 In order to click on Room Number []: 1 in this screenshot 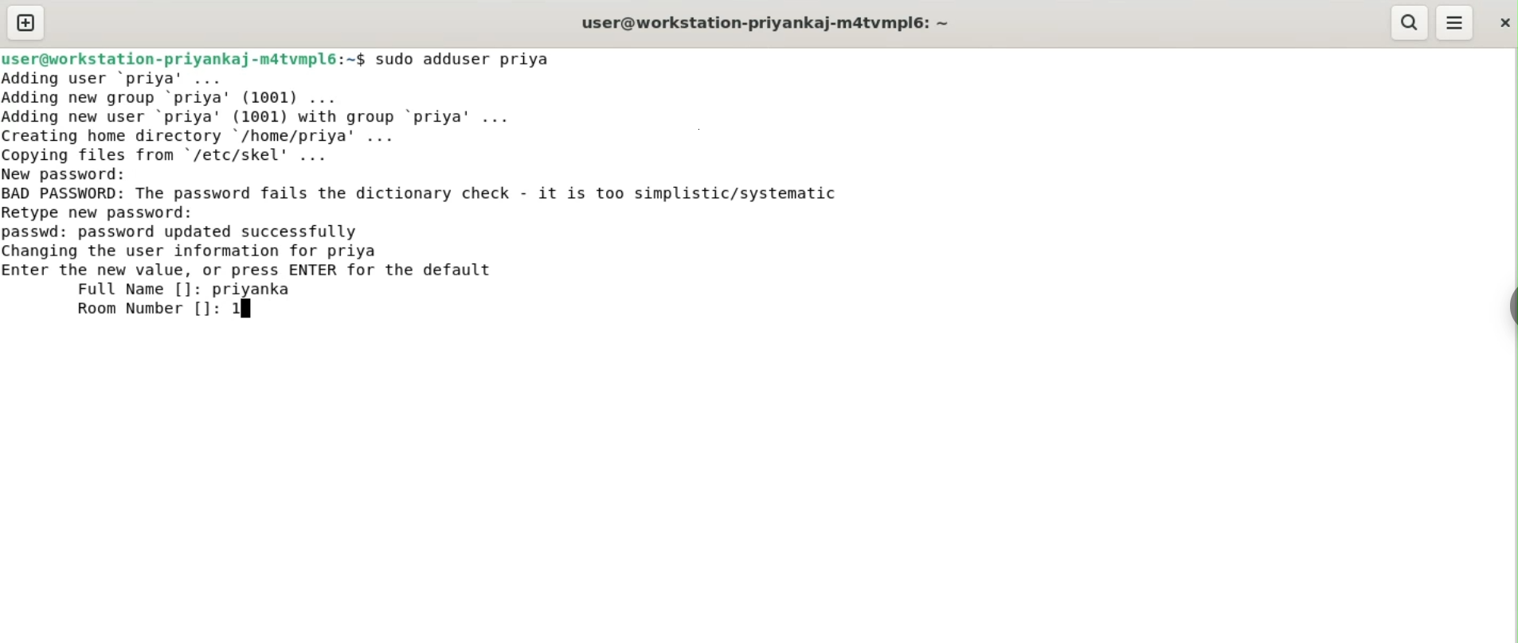, I will do `click(160, 309)`.